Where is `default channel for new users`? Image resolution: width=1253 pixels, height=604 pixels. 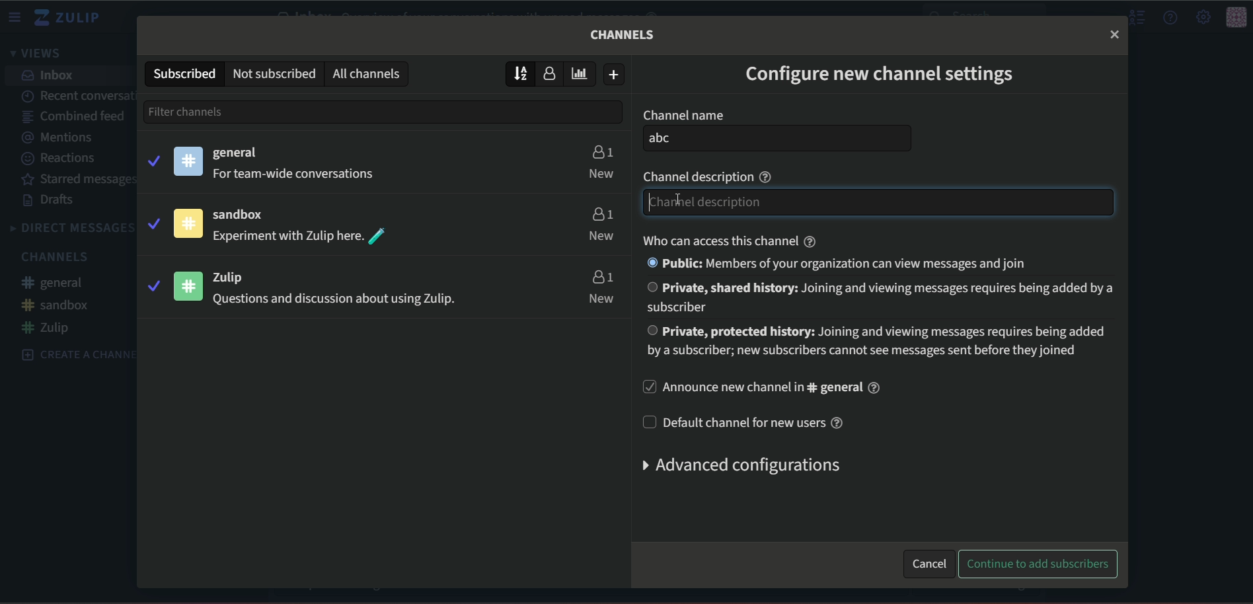
default channel for new users is located at coordinates (748, 422).